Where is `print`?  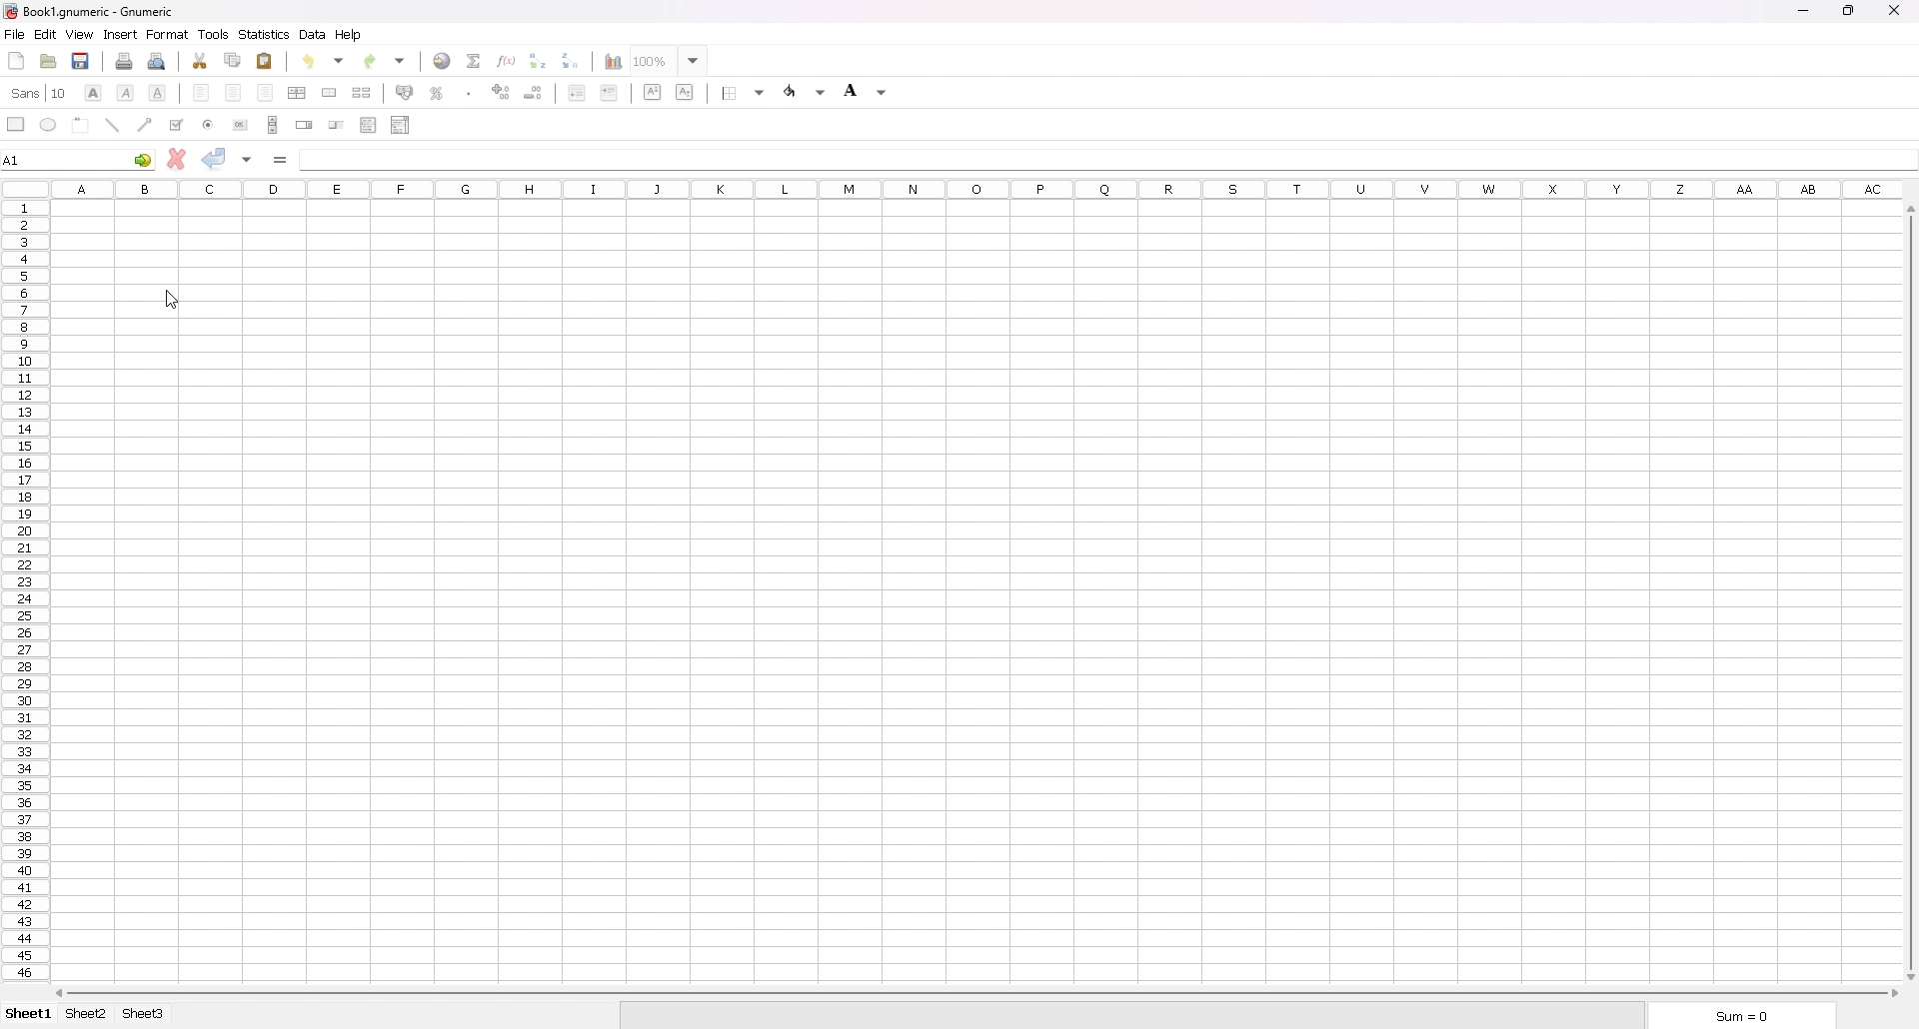
print is located at coordinates (125, 59).